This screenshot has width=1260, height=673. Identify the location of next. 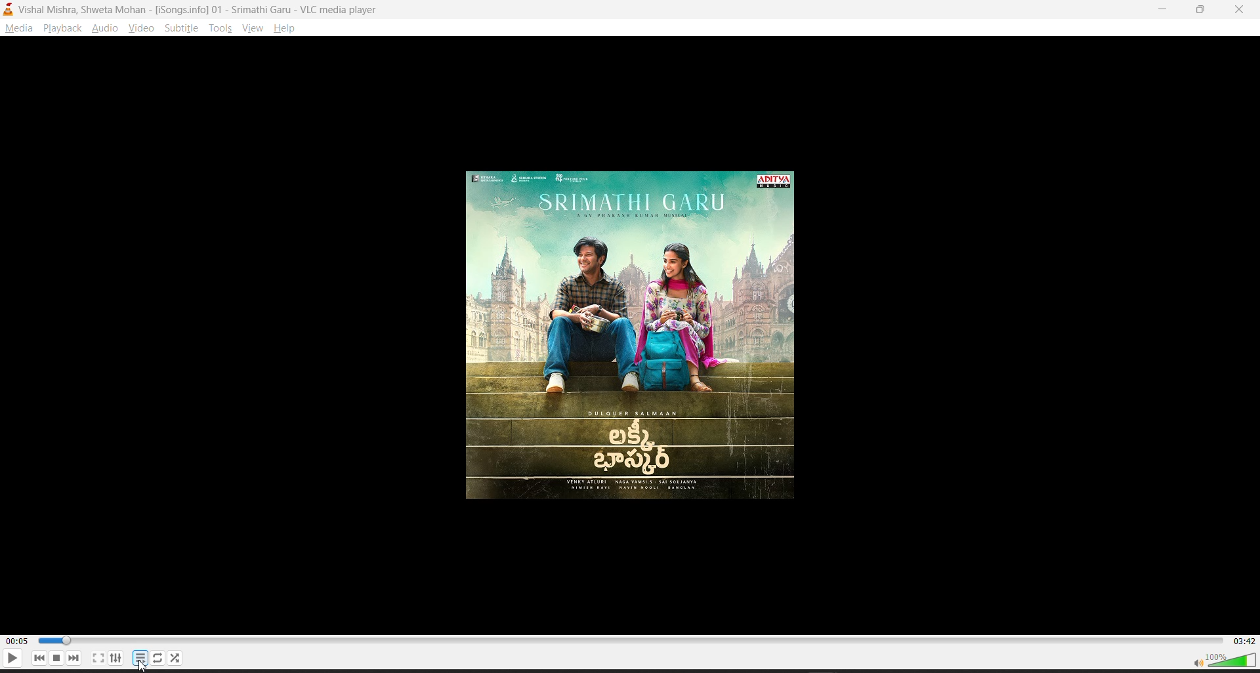
(75, 658).